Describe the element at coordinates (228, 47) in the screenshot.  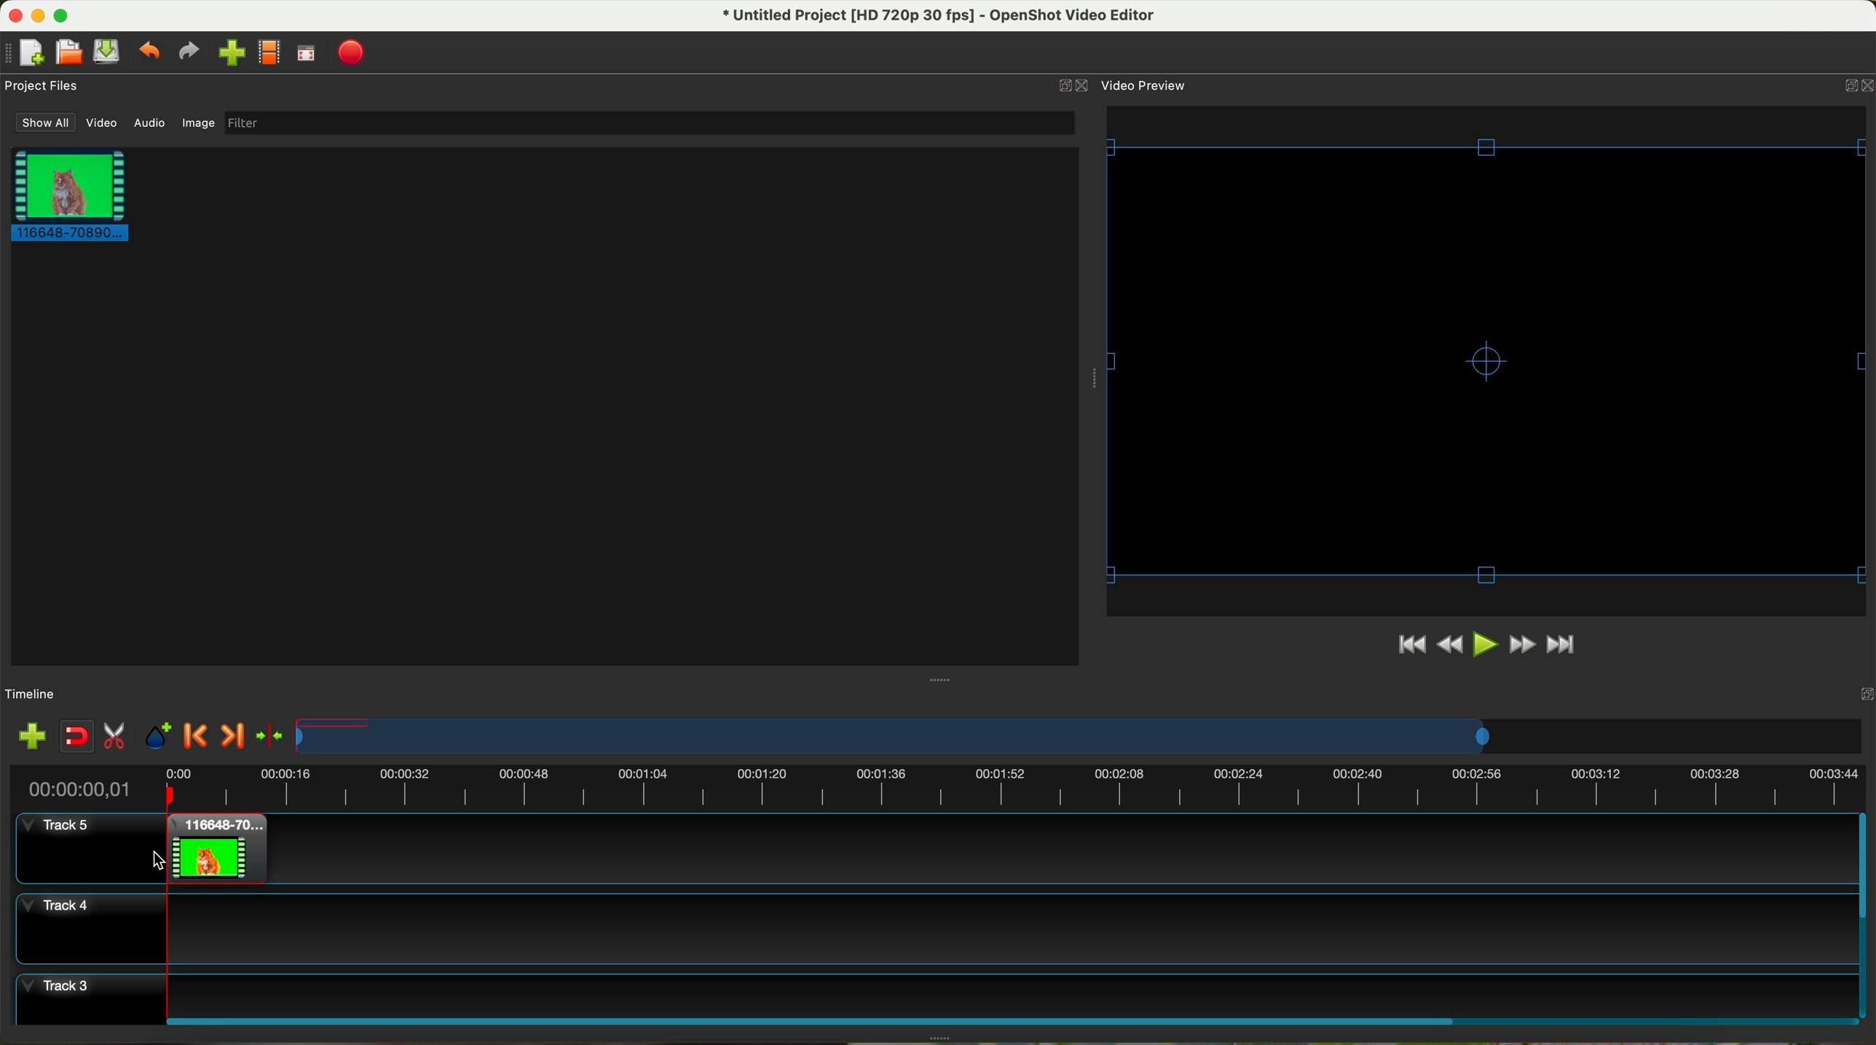
I see `click on import file` at that location.